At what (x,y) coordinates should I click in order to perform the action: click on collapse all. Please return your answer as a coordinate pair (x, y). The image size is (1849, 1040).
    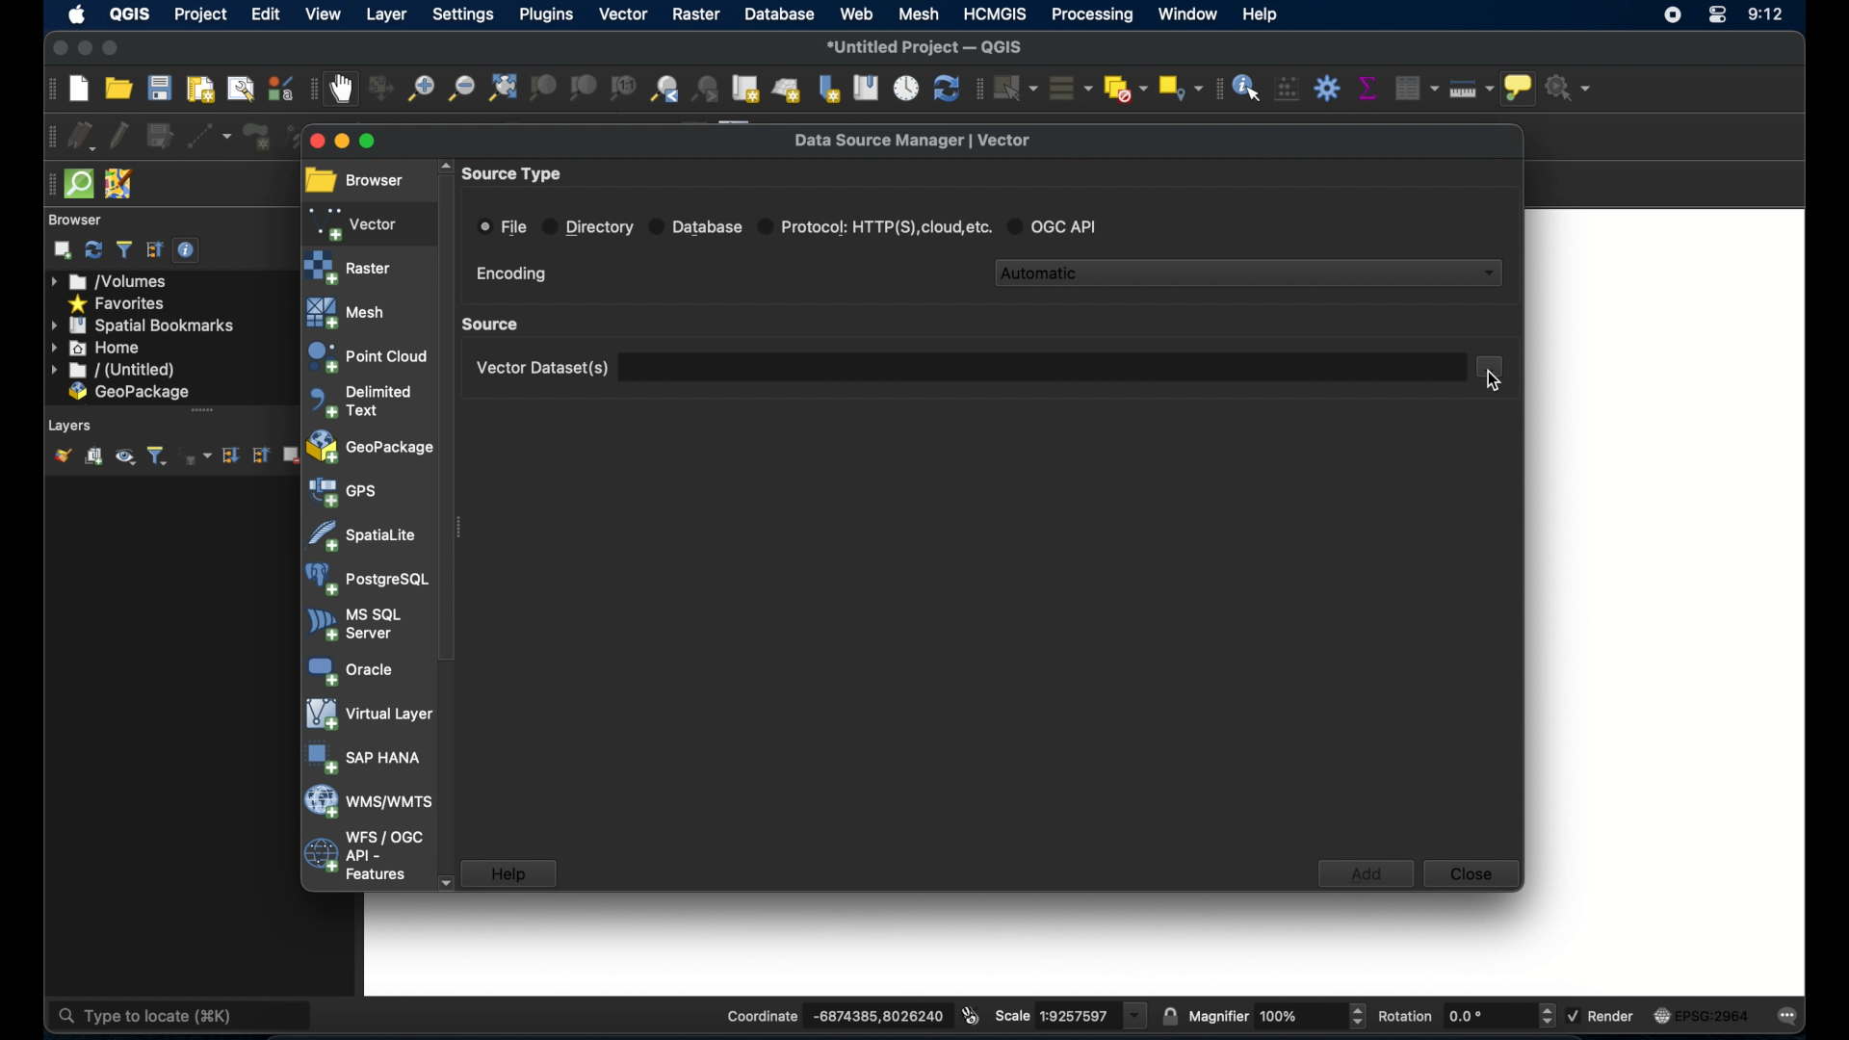
    Looking at the image, I should click on (155, 250).